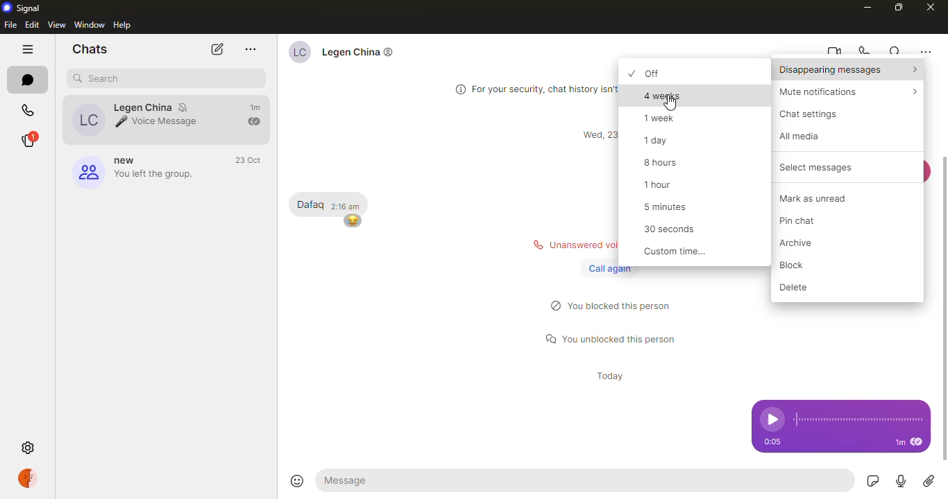  I want to click on stories, so click(35, 140).